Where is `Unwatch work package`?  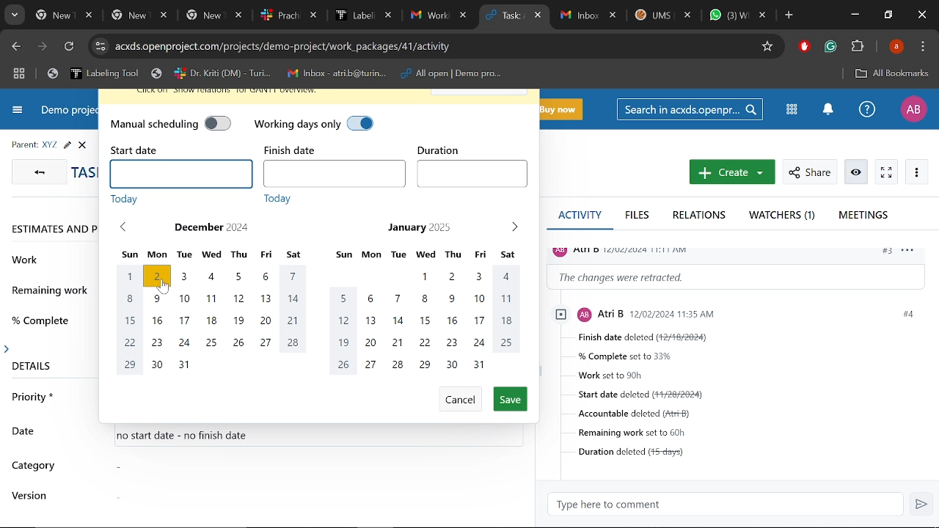
Unwatch work package is located at coordinates (858, 172).